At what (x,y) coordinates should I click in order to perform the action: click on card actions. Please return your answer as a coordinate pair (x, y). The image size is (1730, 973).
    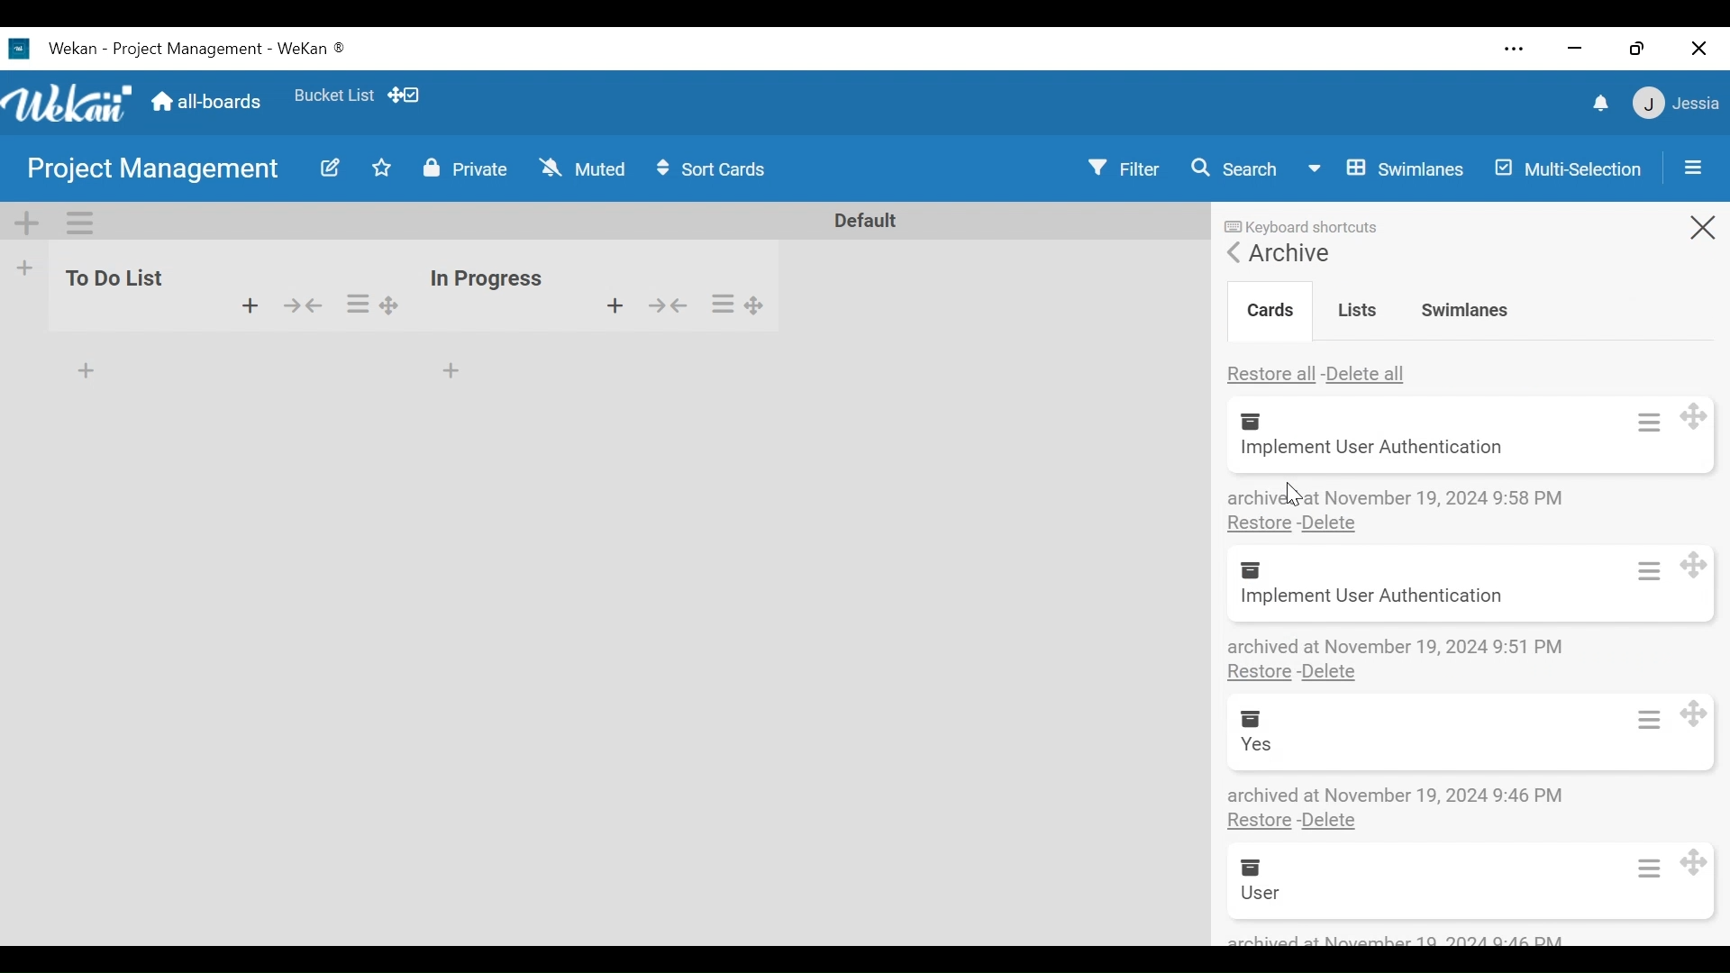
    Looking at the image, I should click on (1647, 868).